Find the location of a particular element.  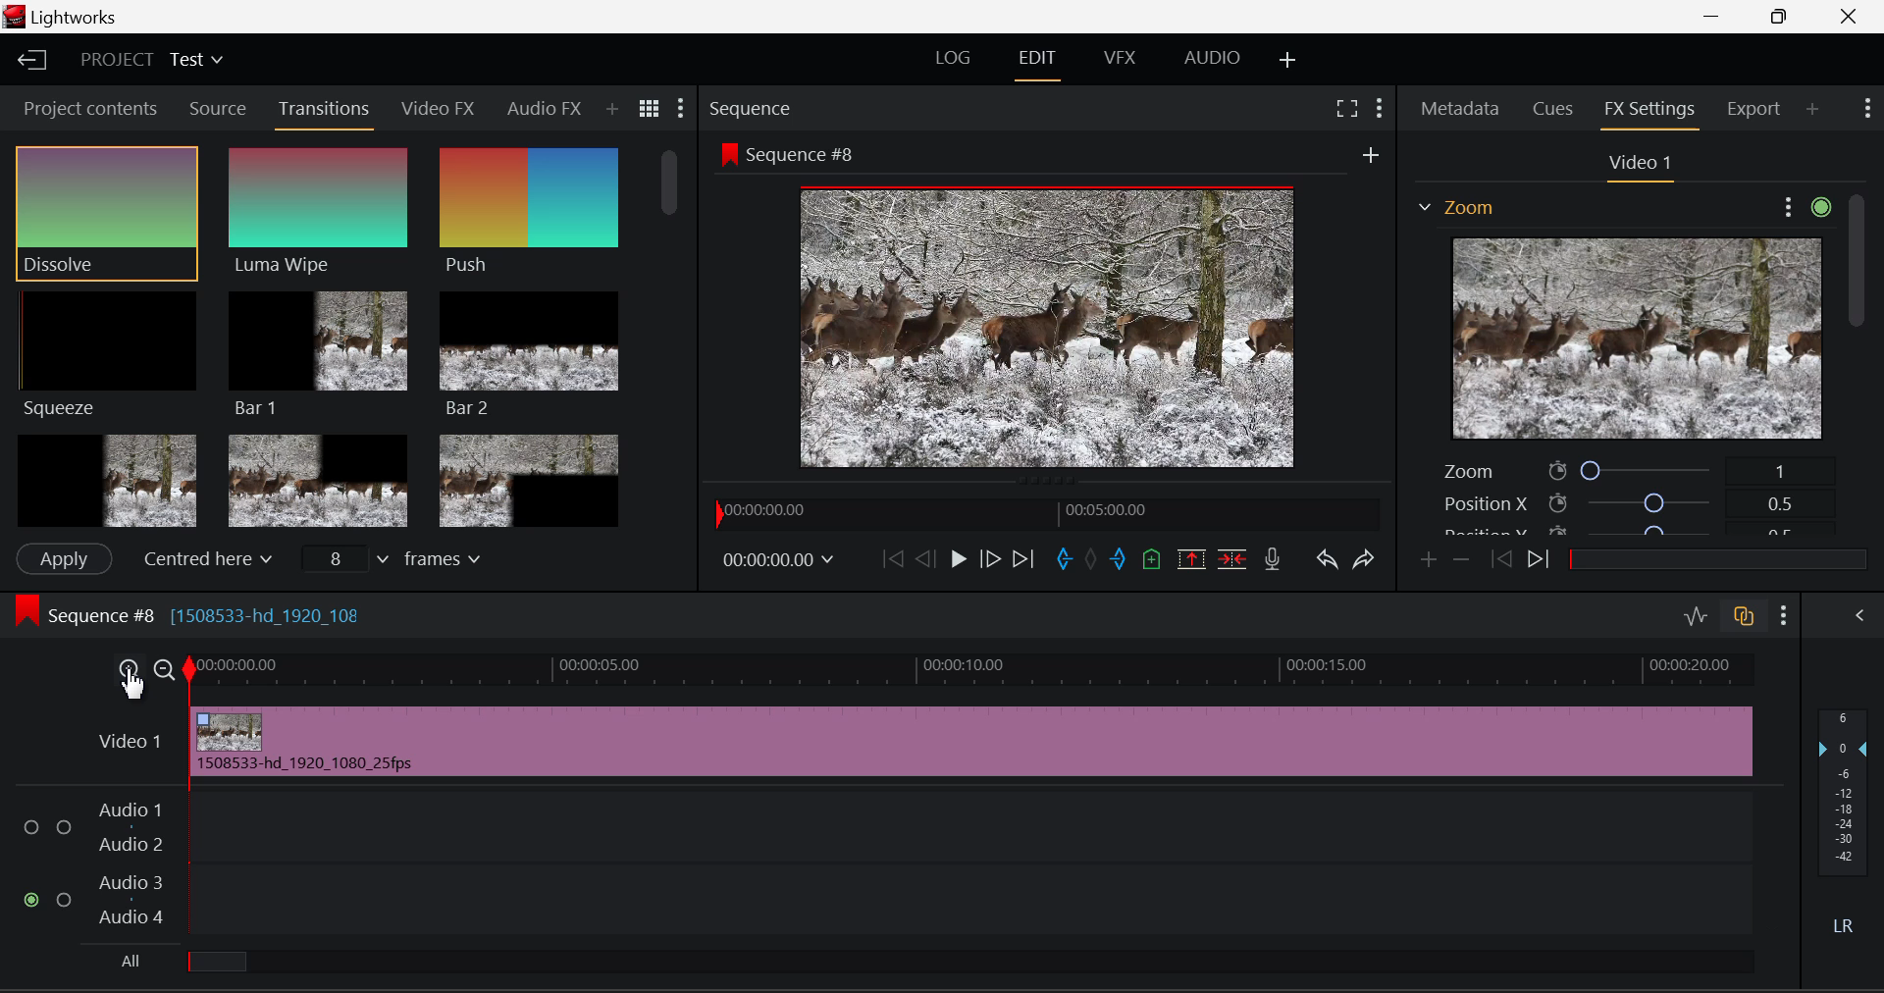

Dissolve is located at coordinates (106, 213).